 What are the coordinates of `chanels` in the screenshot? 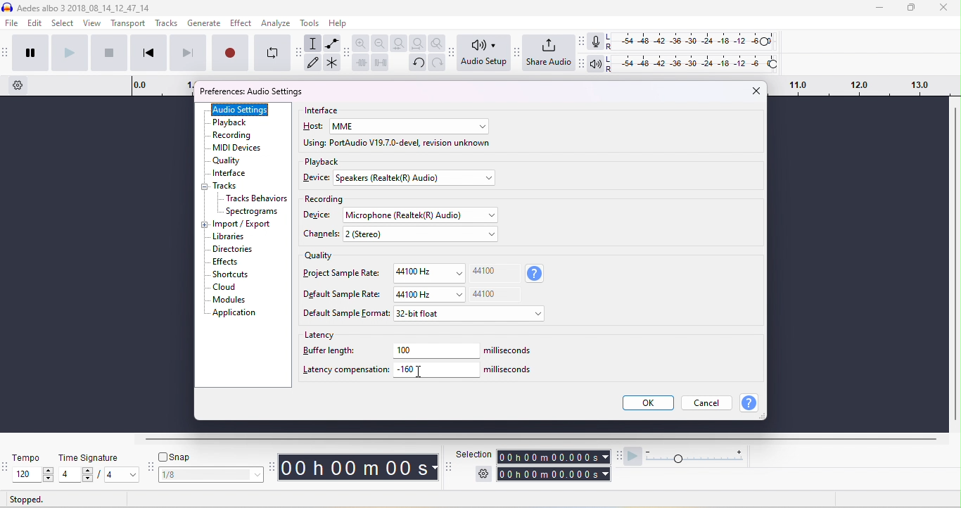 It's located at (323, 234).